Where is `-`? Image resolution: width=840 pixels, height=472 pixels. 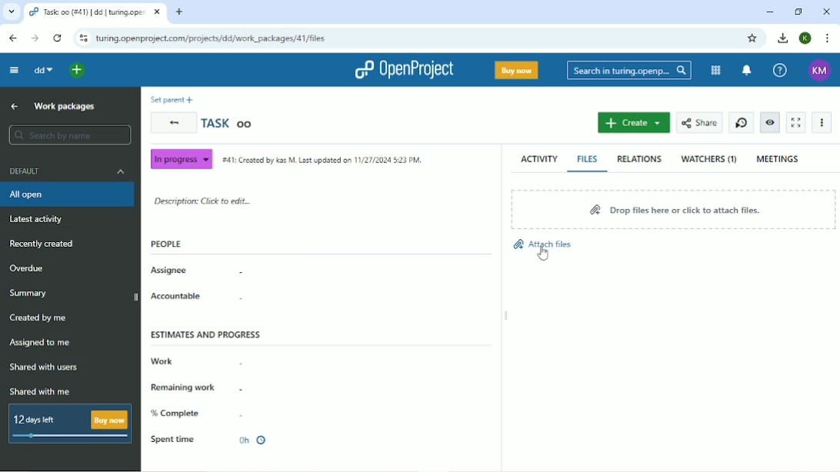 - is located at coordinates (245, 361).